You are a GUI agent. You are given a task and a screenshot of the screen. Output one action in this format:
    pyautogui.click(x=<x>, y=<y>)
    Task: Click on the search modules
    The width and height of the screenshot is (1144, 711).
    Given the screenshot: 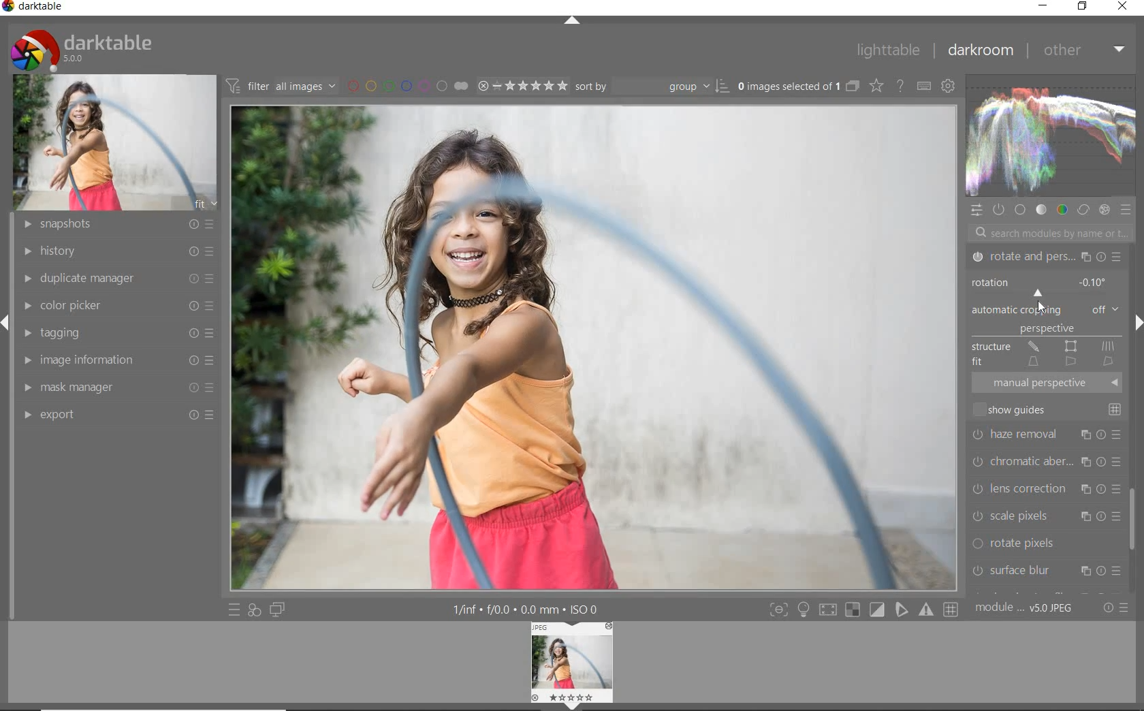 What is the action you would take?
    pyautogui.click(x=1046, y=234)
    